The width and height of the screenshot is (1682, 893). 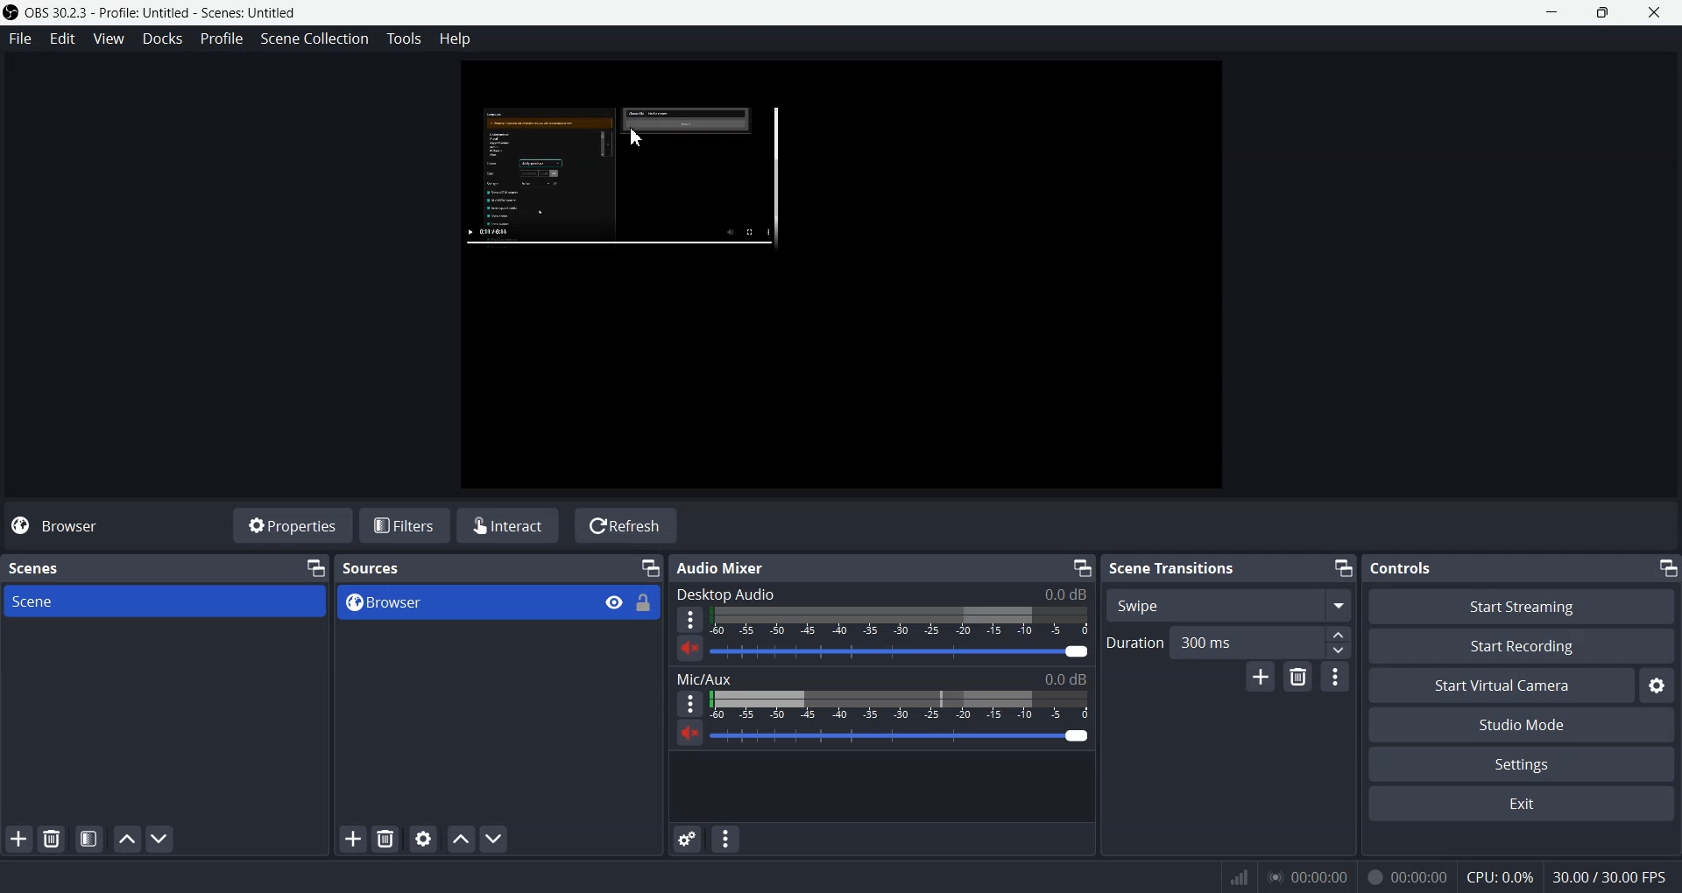 I want to click on Cursor, so click(x=634, y=138).